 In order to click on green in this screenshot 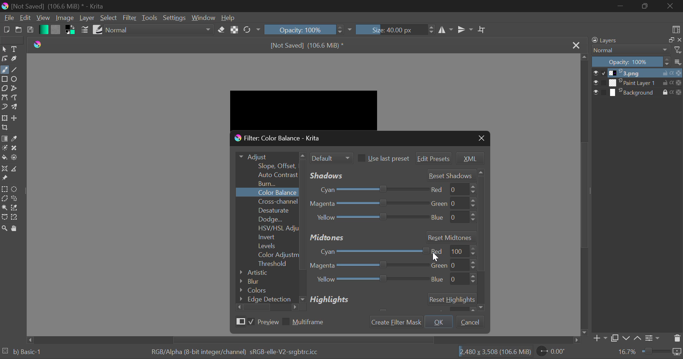, I will do `click(450, 265)`.